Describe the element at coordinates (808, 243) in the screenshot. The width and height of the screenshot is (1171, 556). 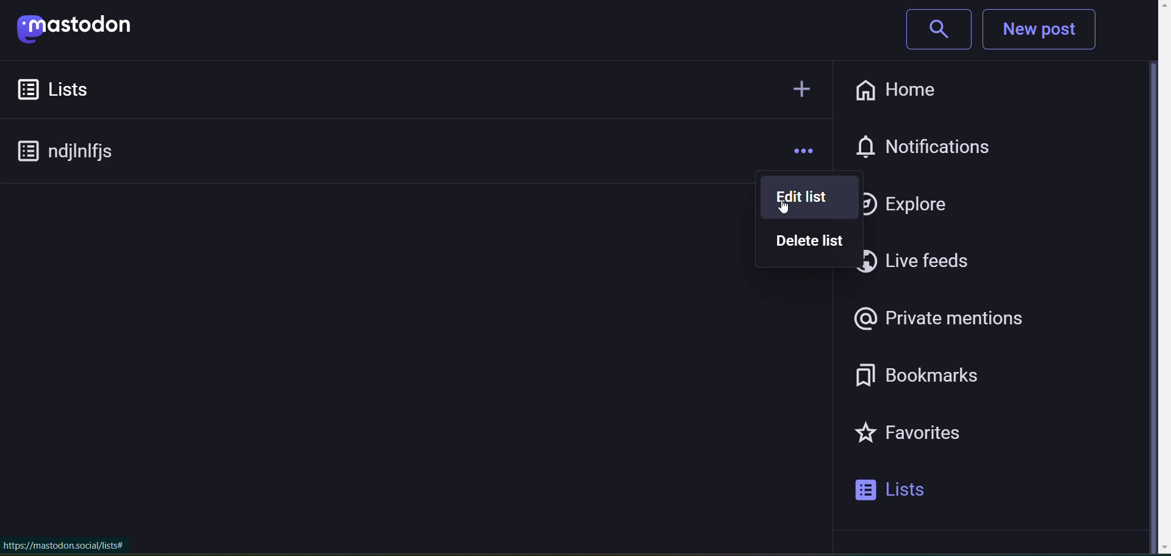
I see `delete list` at that location.